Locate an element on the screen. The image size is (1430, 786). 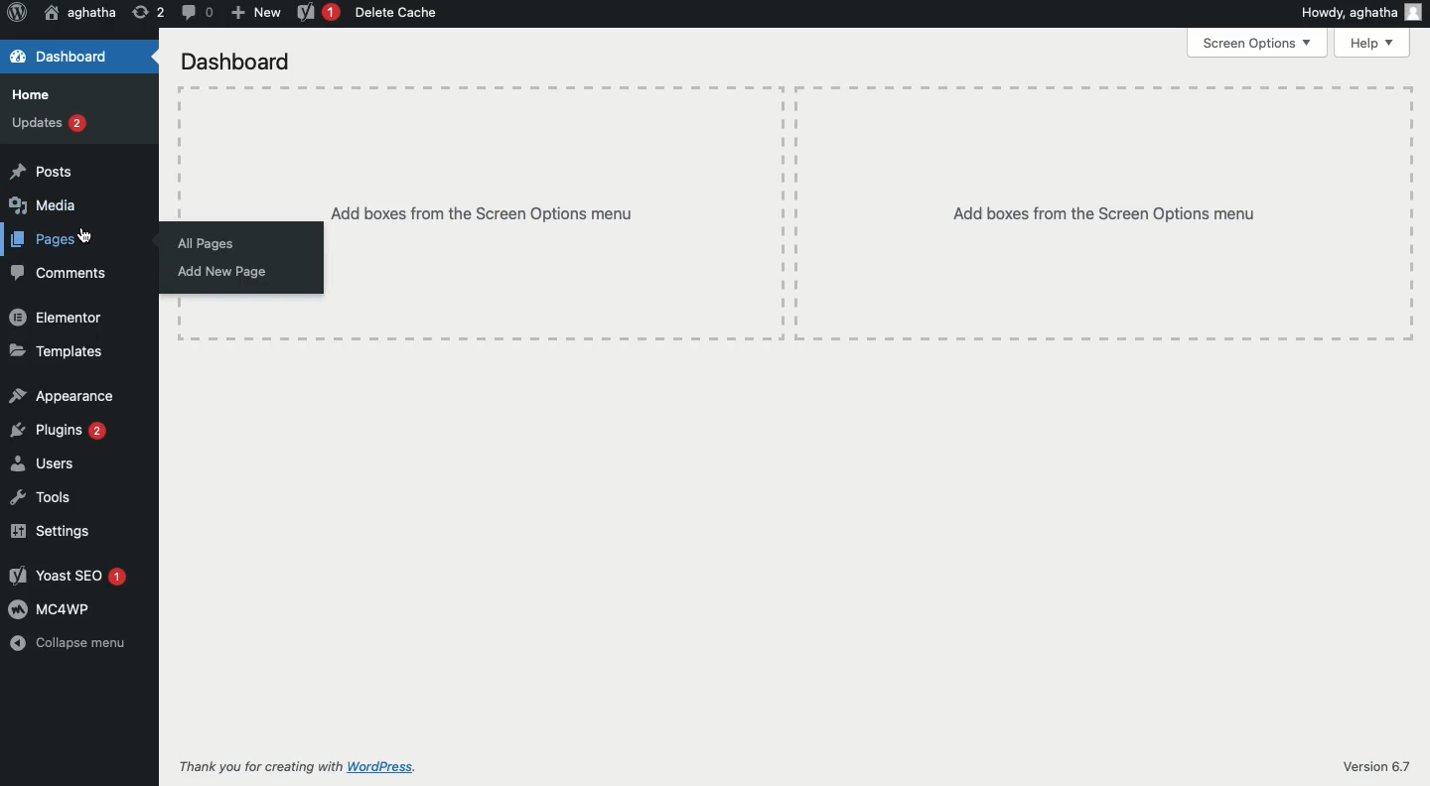
User is located at coordinates (79, 13).